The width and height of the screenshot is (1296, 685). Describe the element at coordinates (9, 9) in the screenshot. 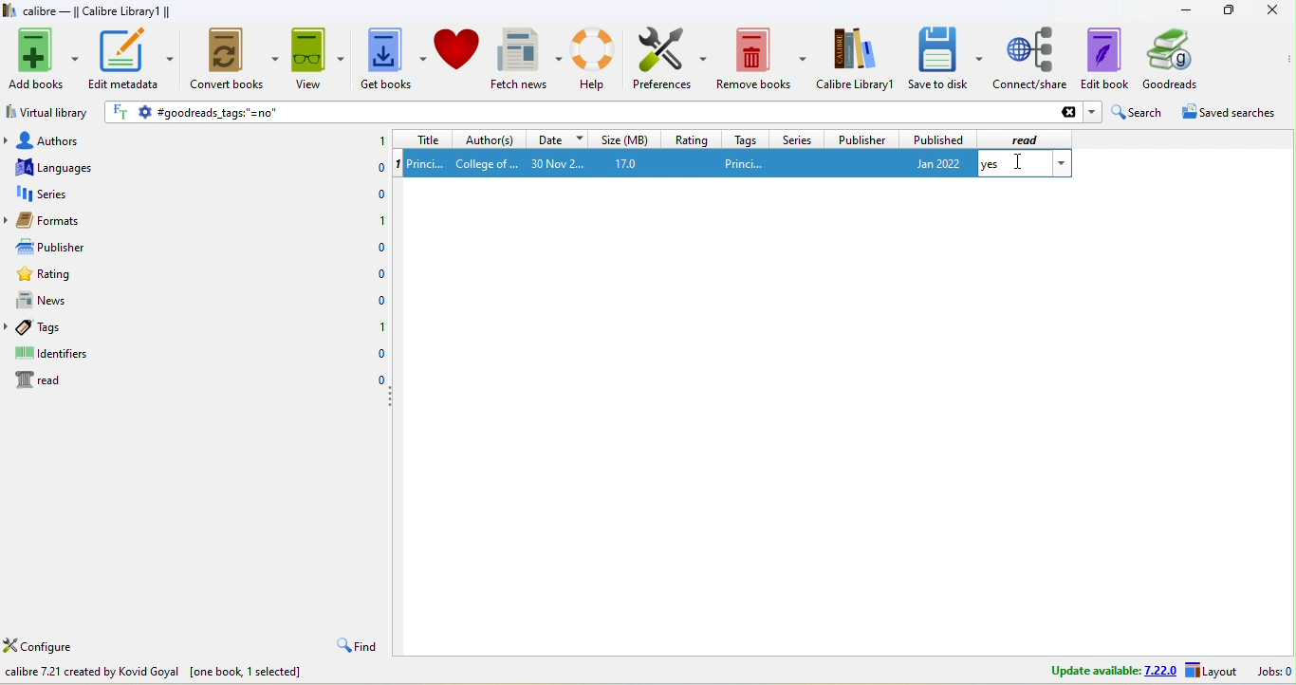

I see `logo` at that location.